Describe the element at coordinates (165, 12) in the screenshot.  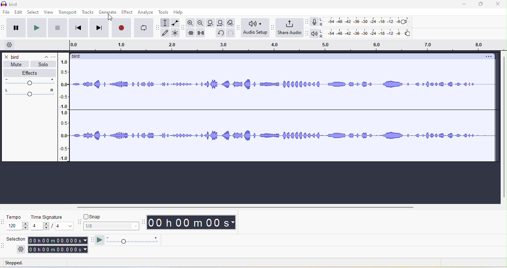
I see `tools` at that location.